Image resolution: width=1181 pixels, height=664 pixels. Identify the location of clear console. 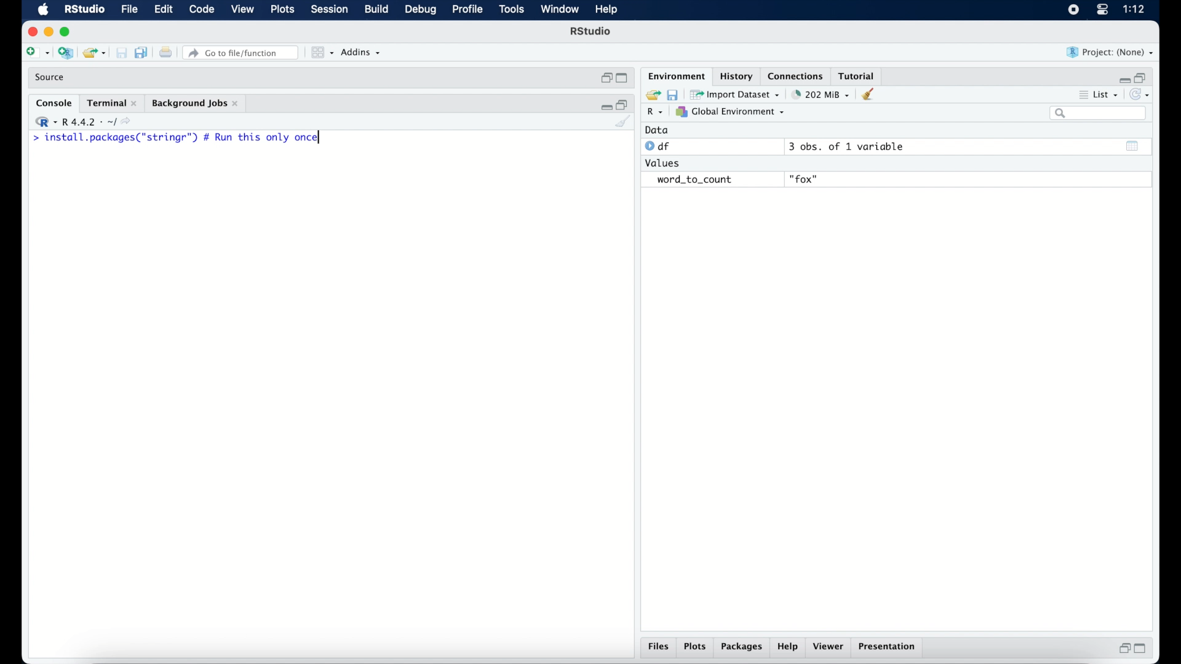
(871, 94).